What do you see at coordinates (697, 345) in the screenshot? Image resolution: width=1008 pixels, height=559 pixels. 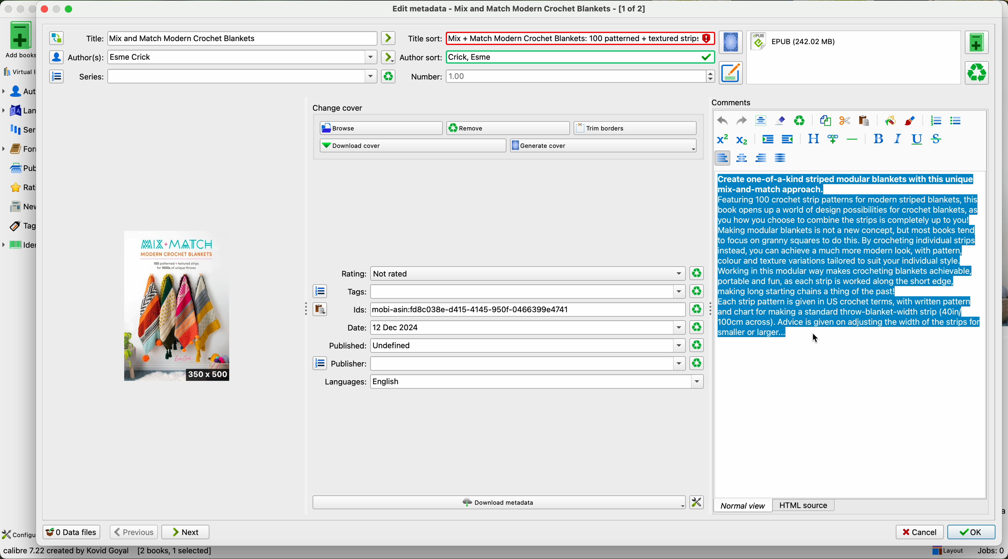 I see `clear rating` at bounding box center [697, 345].